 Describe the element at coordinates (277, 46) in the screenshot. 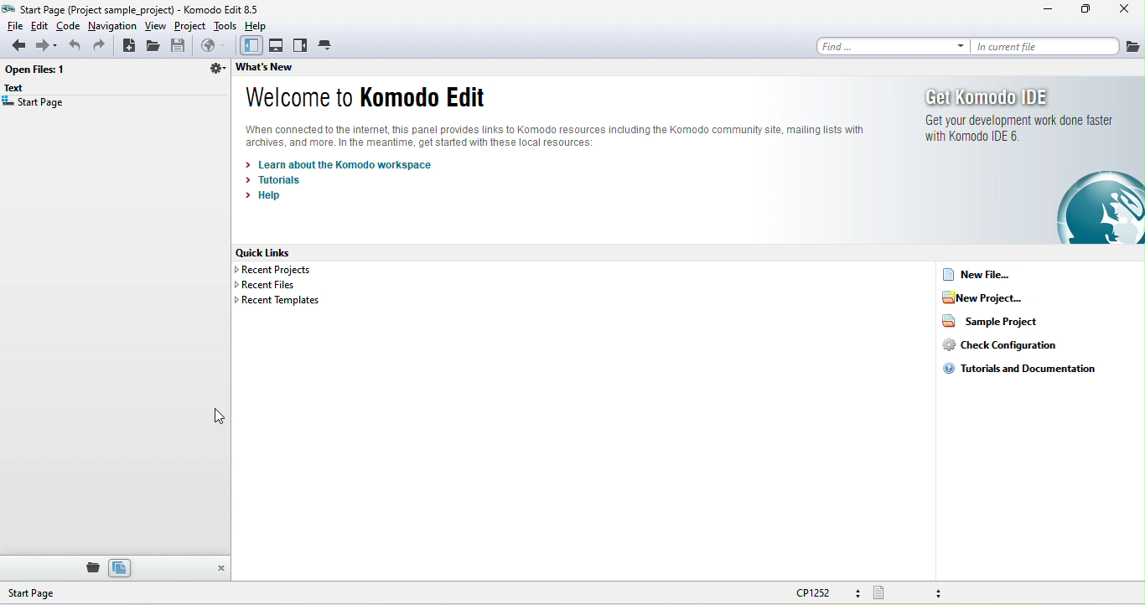

I see `bottom pane` at that location.